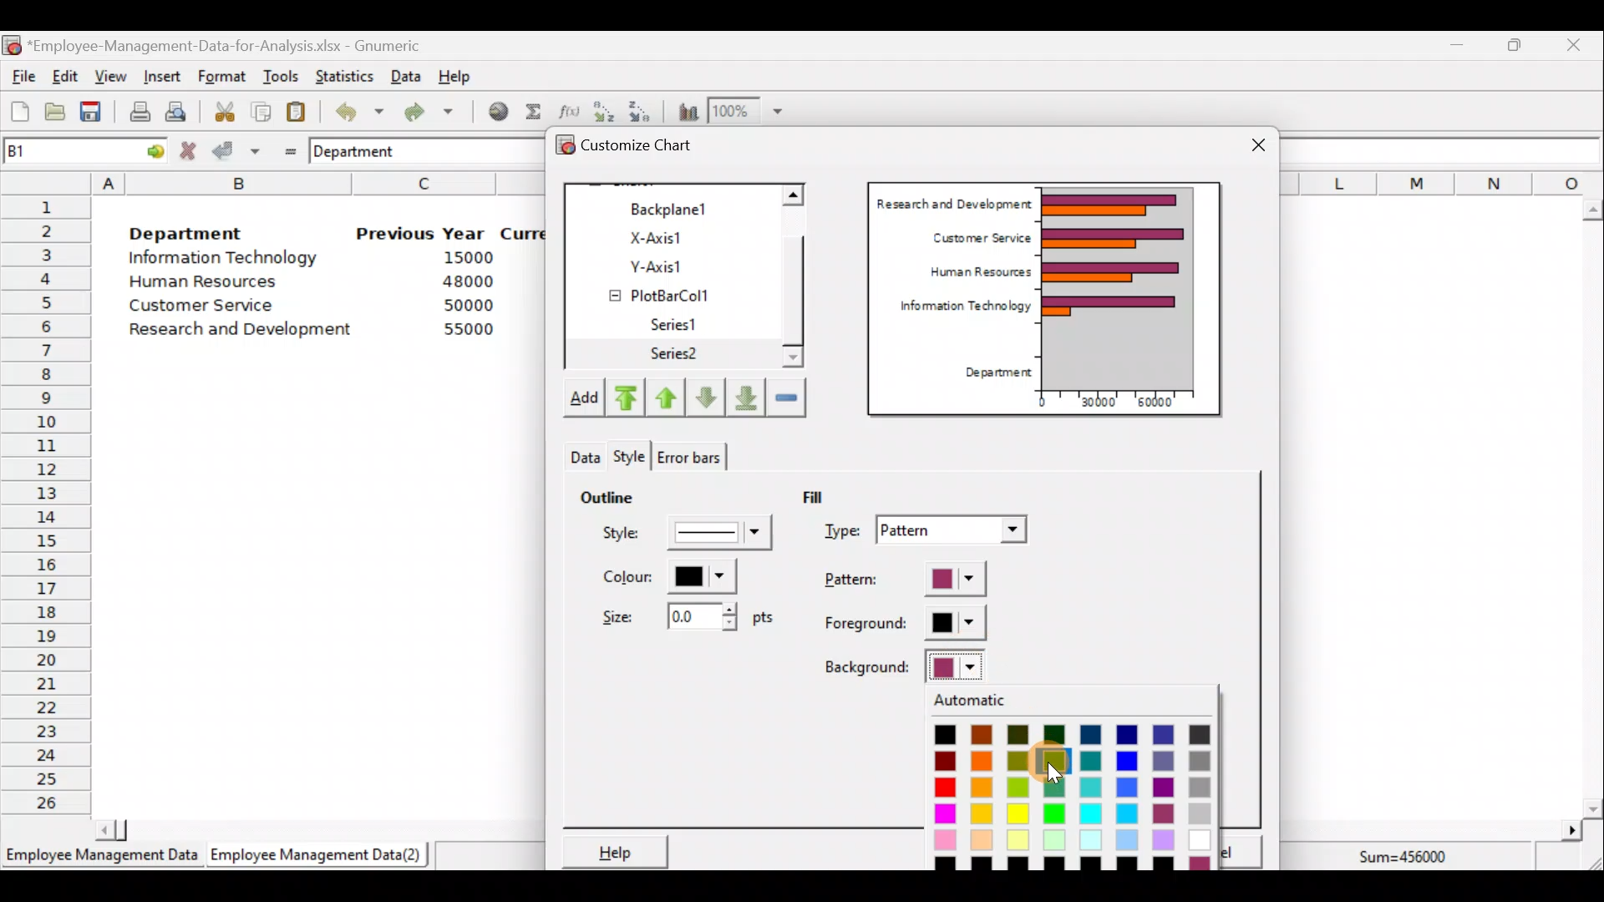 This screenshot has width=1604, height=902. What do you see at coordinates (906, 624) in the screenshot?
I see `Foreground` at bounding box center [906, 624].